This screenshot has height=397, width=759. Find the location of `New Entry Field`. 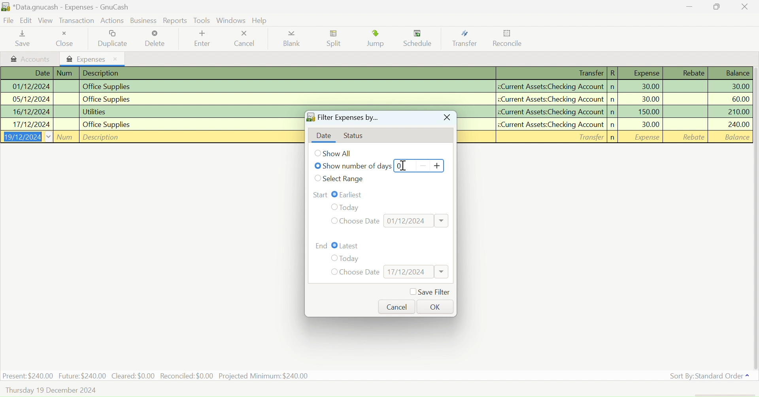

New Entry Field is located at coordinates (609, 136).